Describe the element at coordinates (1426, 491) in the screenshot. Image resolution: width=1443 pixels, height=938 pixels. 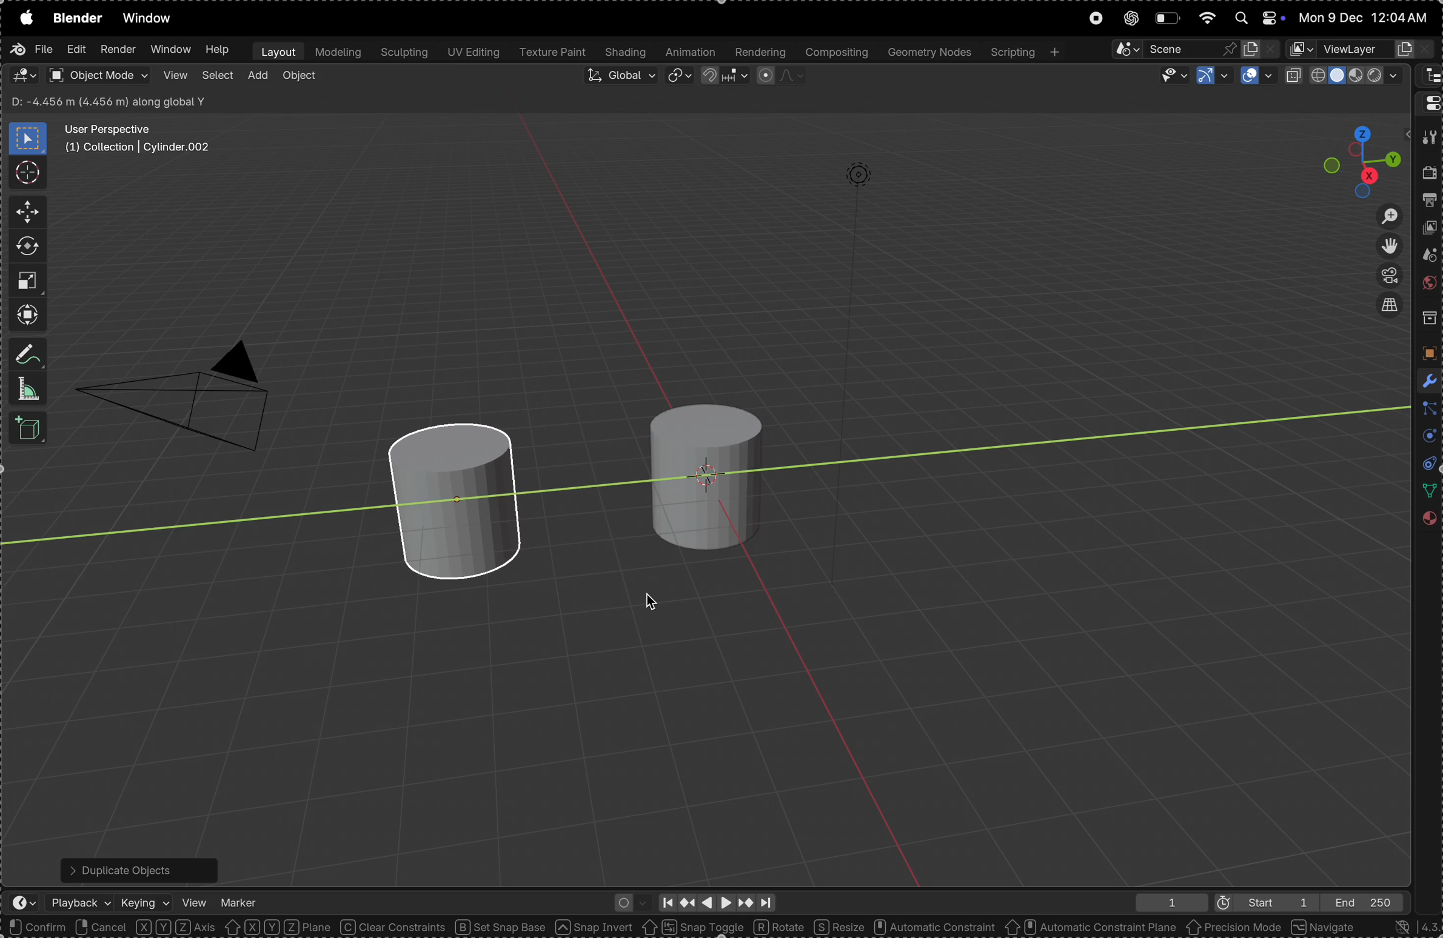
I see `data` at that location.